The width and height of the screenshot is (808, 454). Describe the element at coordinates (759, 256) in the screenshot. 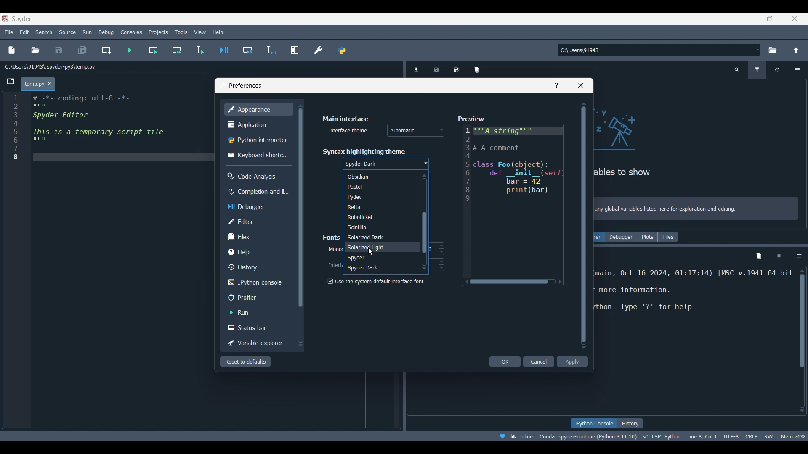

I see `Remove all variables from namespace` at that location.